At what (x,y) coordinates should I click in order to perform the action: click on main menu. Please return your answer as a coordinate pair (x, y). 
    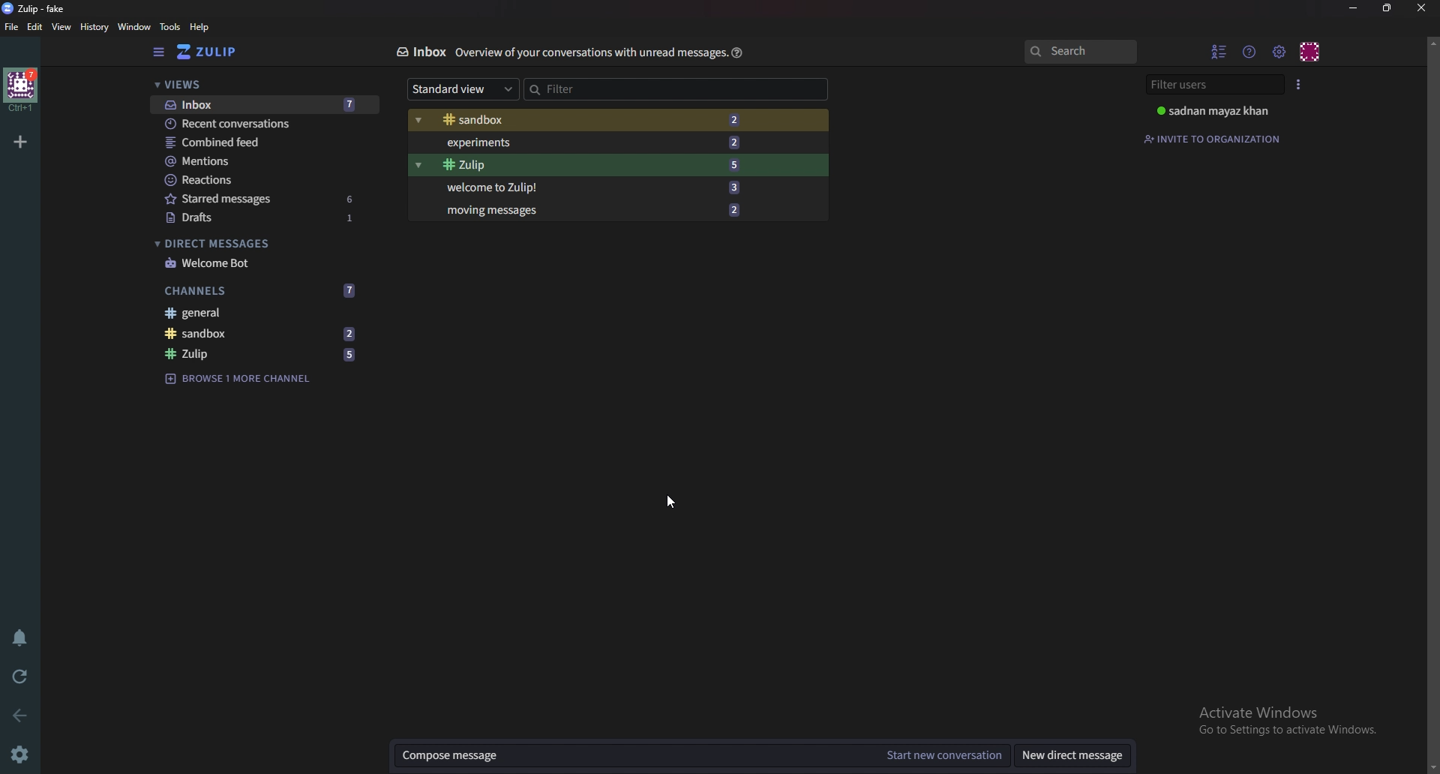
    Looking at the image, I should click on (1281, 52).